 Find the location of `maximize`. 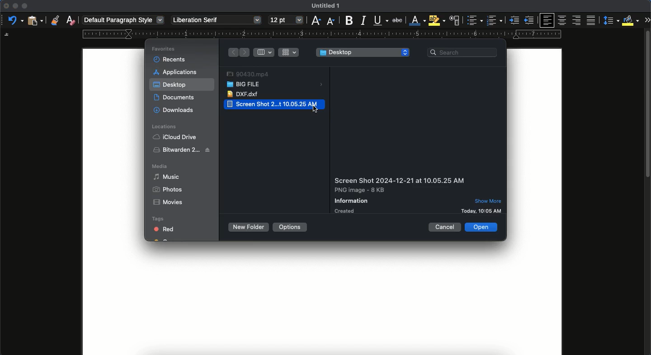

maximize is located at coordinates (25, 5).